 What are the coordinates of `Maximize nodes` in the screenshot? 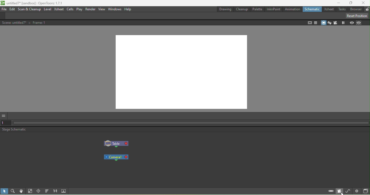 It's located at (65, 191).